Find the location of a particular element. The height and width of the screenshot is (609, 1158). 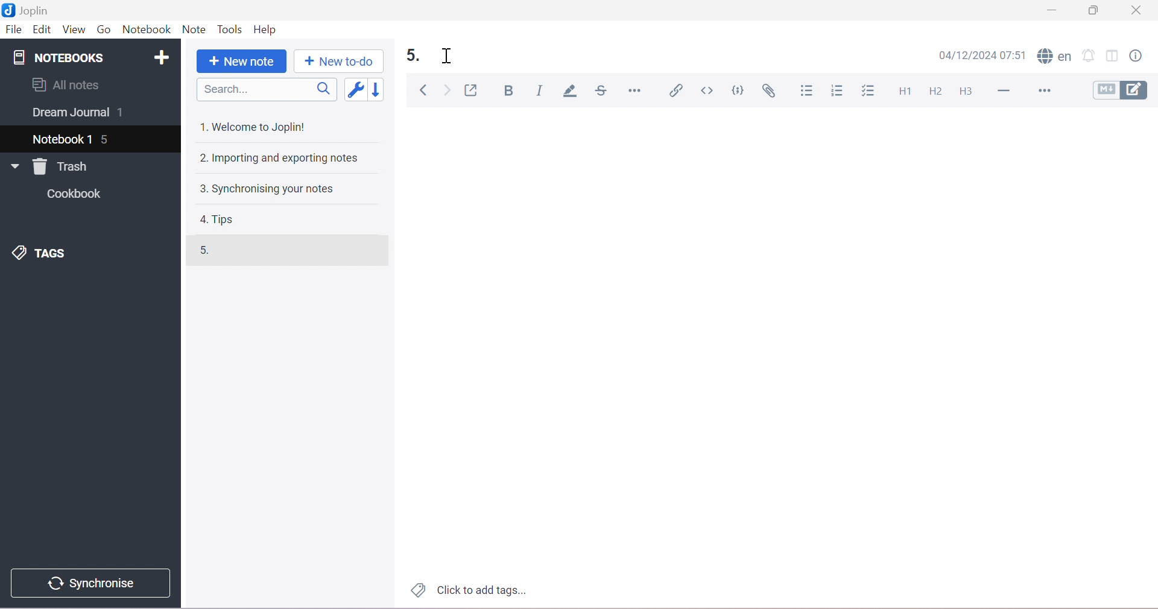

1 is located at coordinates (124, 113).